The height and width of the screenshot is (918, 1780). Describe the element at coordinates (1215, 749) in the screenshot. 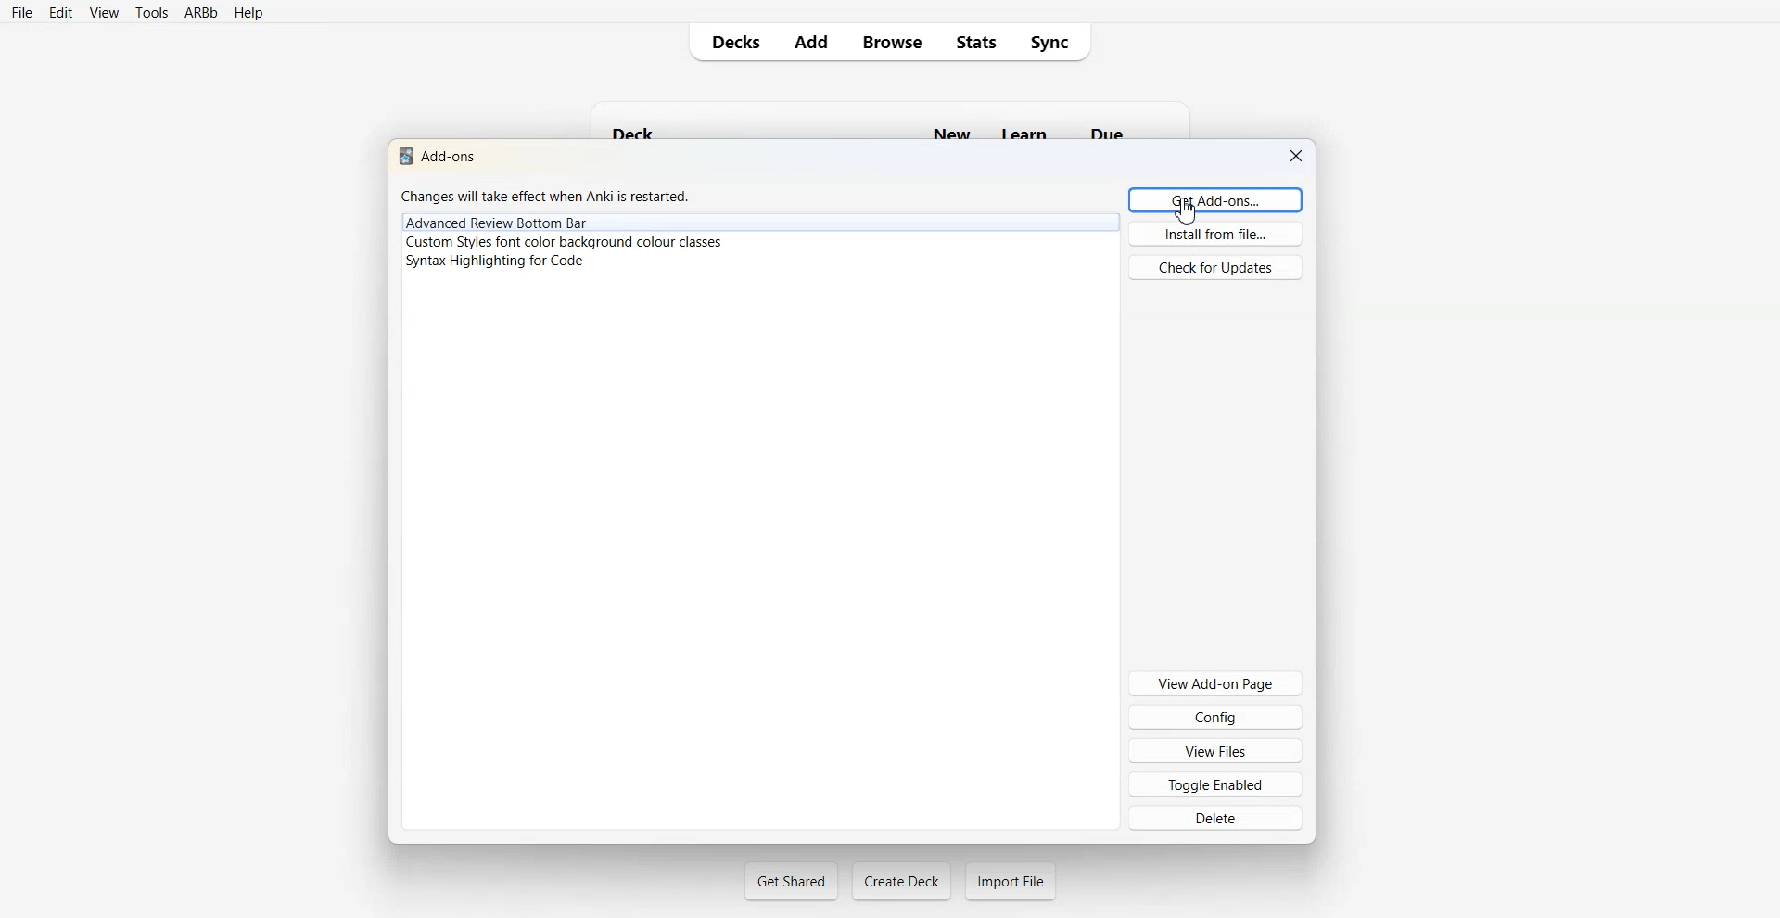

I see `View Files` at that location.